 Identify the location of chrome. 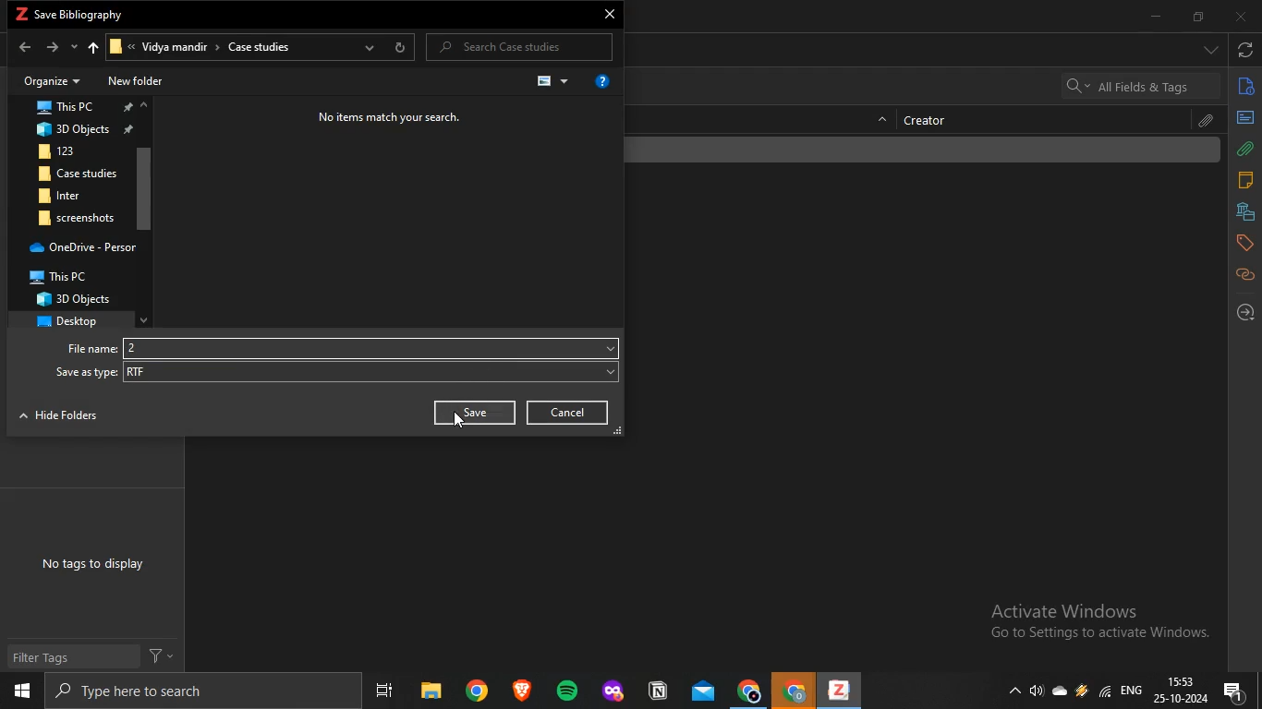
(477, 690).